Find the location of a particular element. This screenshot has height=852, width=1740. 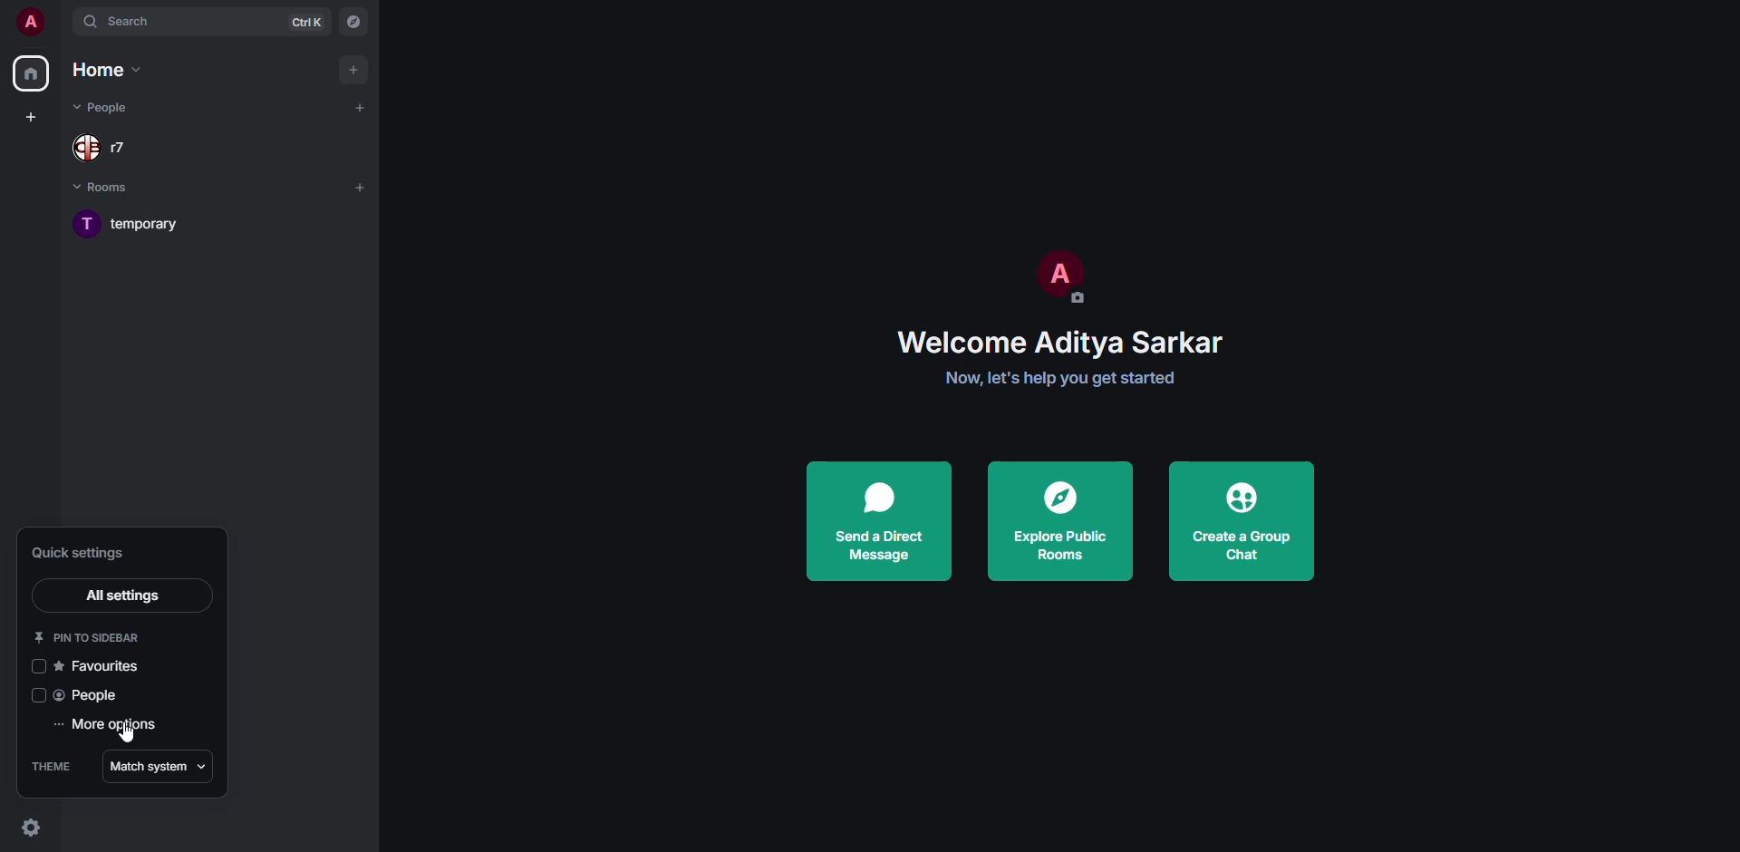

quick settings is located at coordinates (89, 550).